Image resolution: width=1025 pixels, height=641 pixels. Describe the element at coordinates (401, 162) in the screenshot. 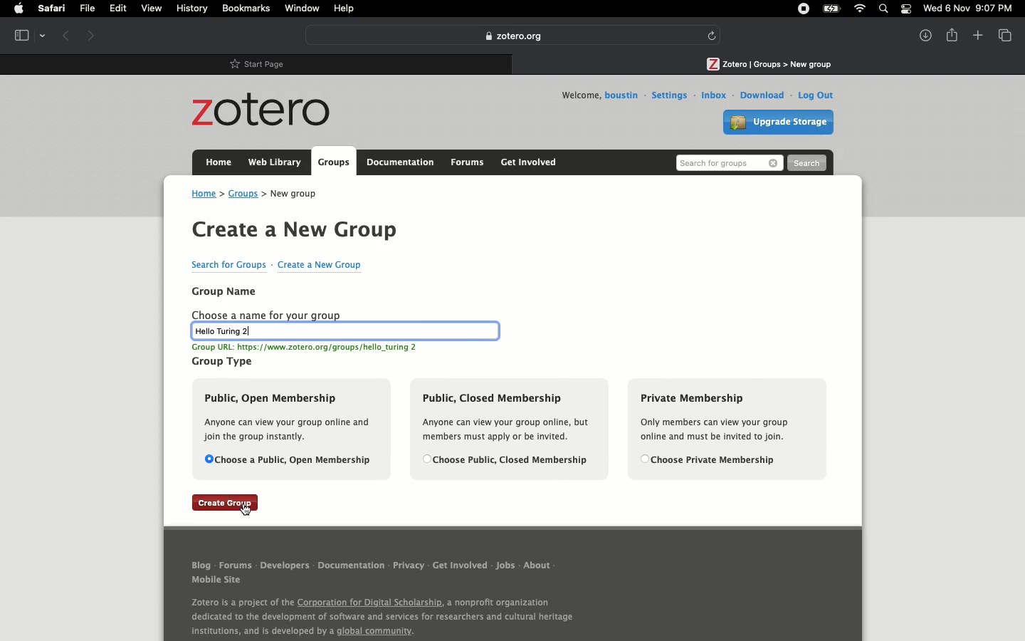

I see `Documentation` at that location.